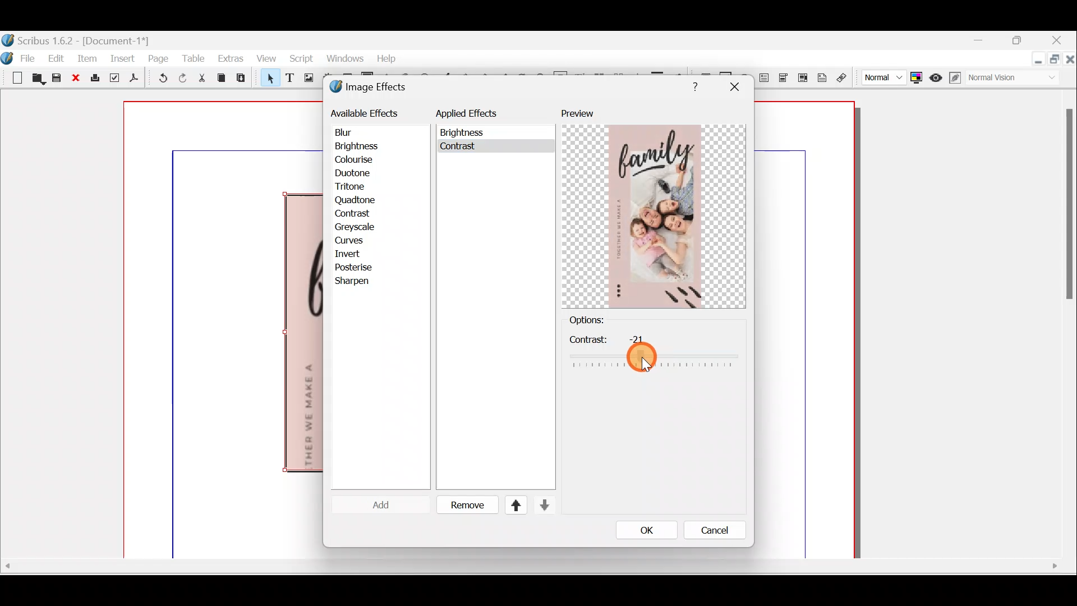 This screenshot has width=1077, height=606. What do you see at coordinates (88, 58) in the screenshot?
I see `Item` at bounding box center [88, 58].